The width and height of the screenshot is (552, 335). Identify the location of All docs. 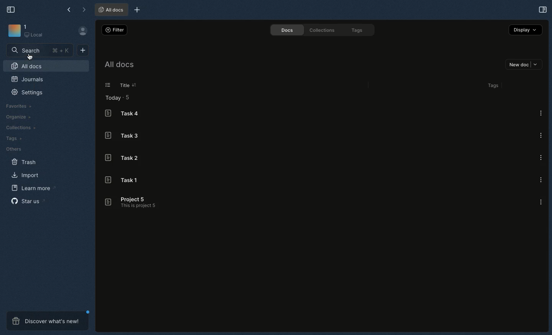
(110, 10).